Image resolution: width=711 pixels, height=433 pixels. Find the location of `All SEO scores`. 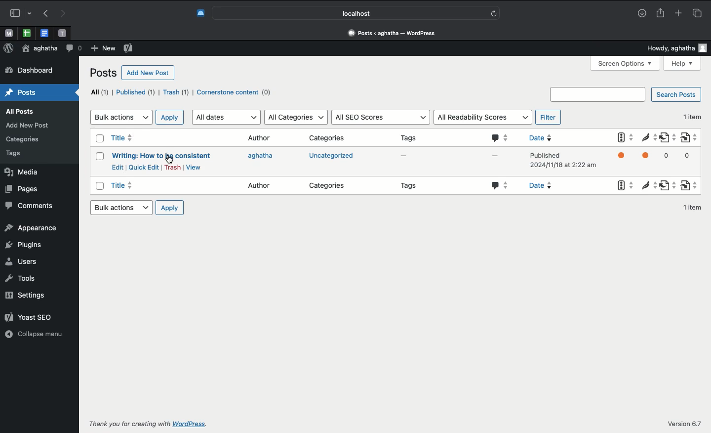

All SEO scores is located at coordinates (380, 117).